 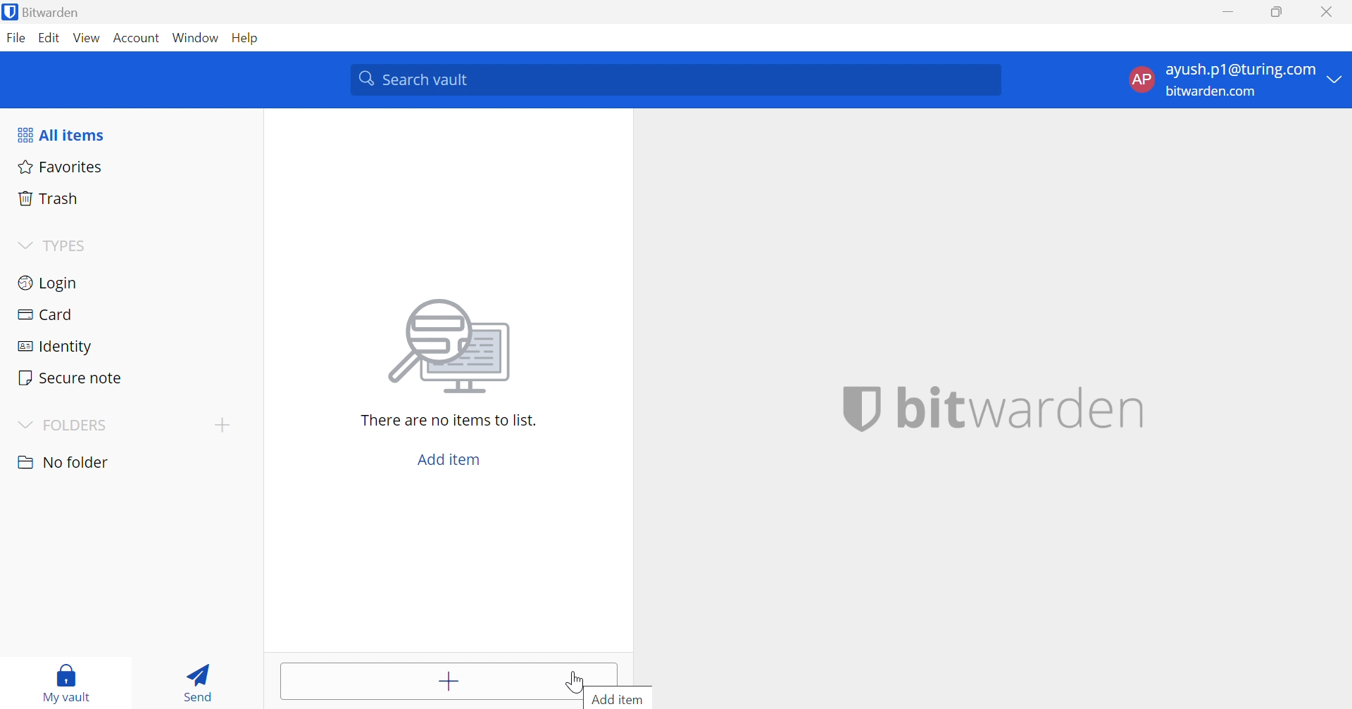 What do you see at coordinates (64, 424) in the screenshot?
I see `FOLDERS` at bounding box center [64, 424].